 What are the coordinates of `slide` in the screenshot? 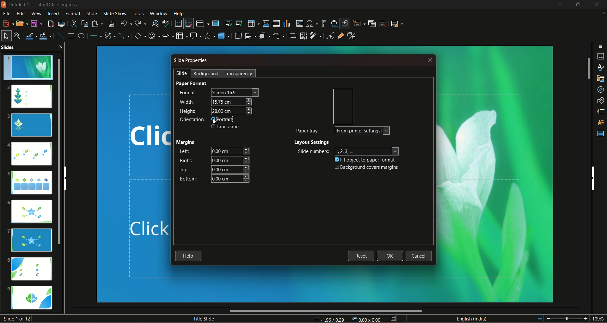 It's located at (180, 73).